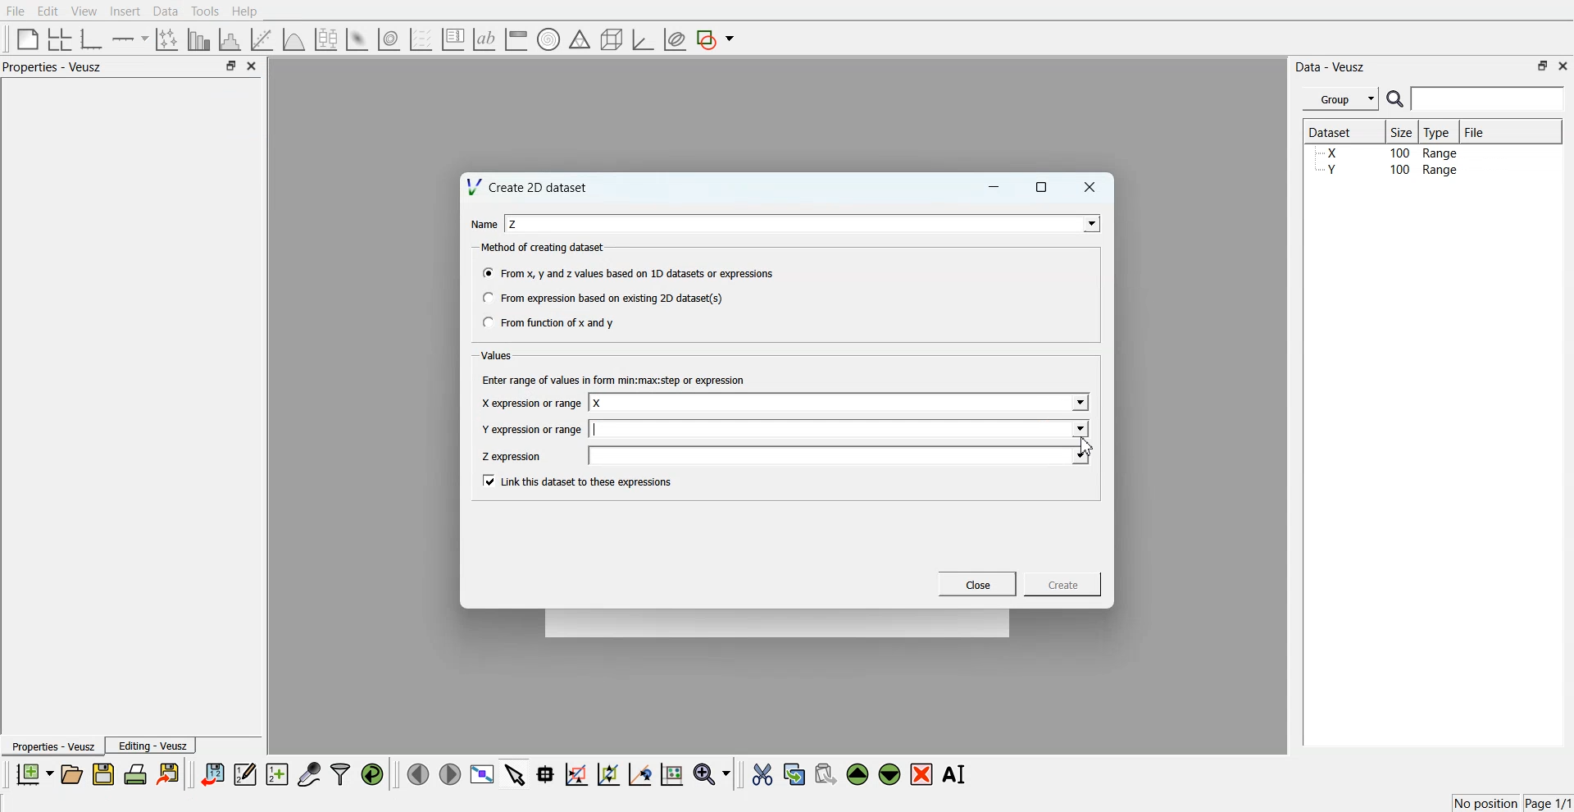  I want to click on Dataset, so click(1338, 131).